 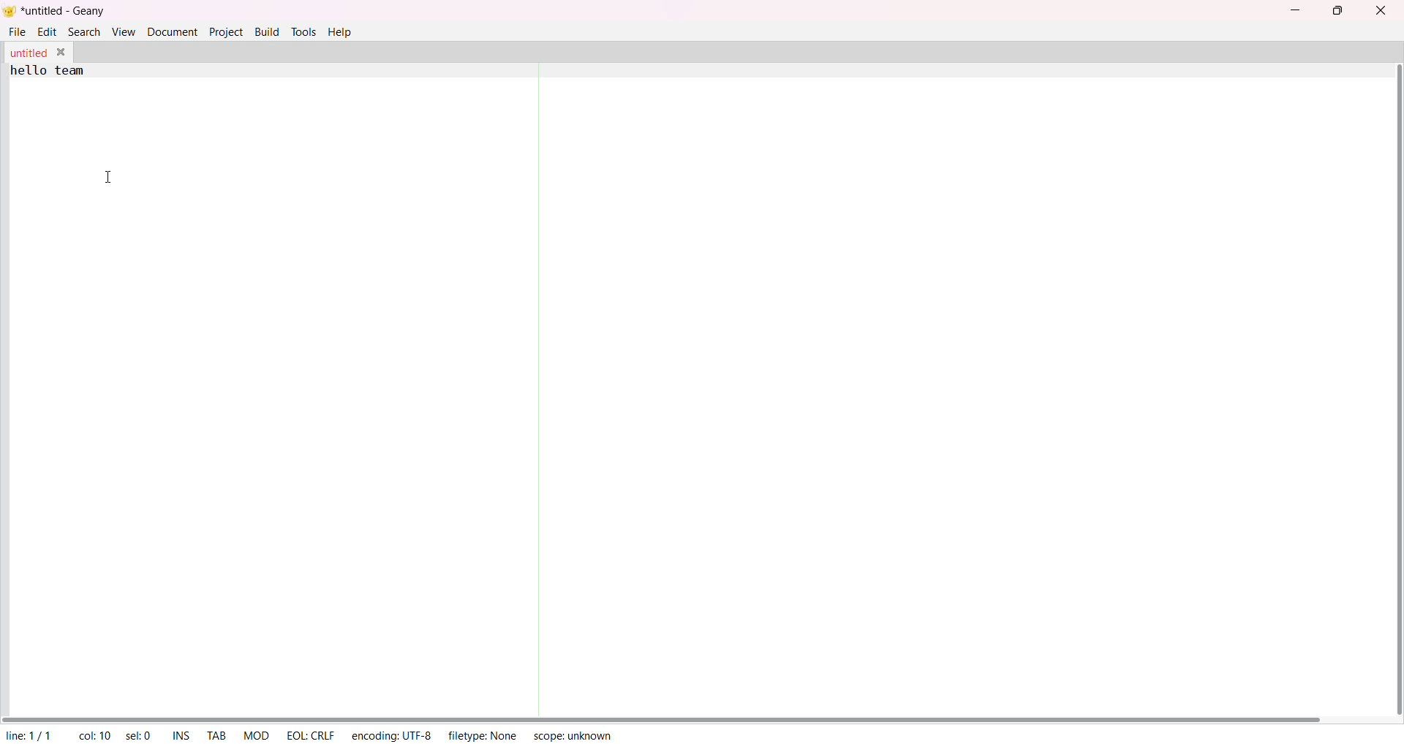 I want to click on column: 10, so click(x=94, y=734).